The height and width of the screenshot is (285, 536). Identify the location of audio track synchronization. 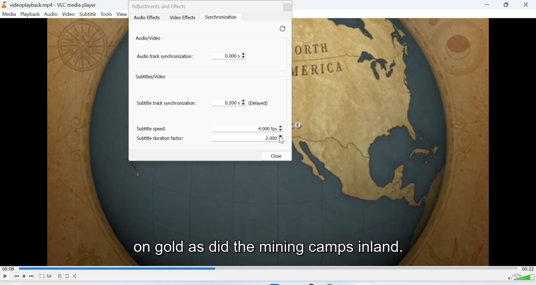
(165, 58).